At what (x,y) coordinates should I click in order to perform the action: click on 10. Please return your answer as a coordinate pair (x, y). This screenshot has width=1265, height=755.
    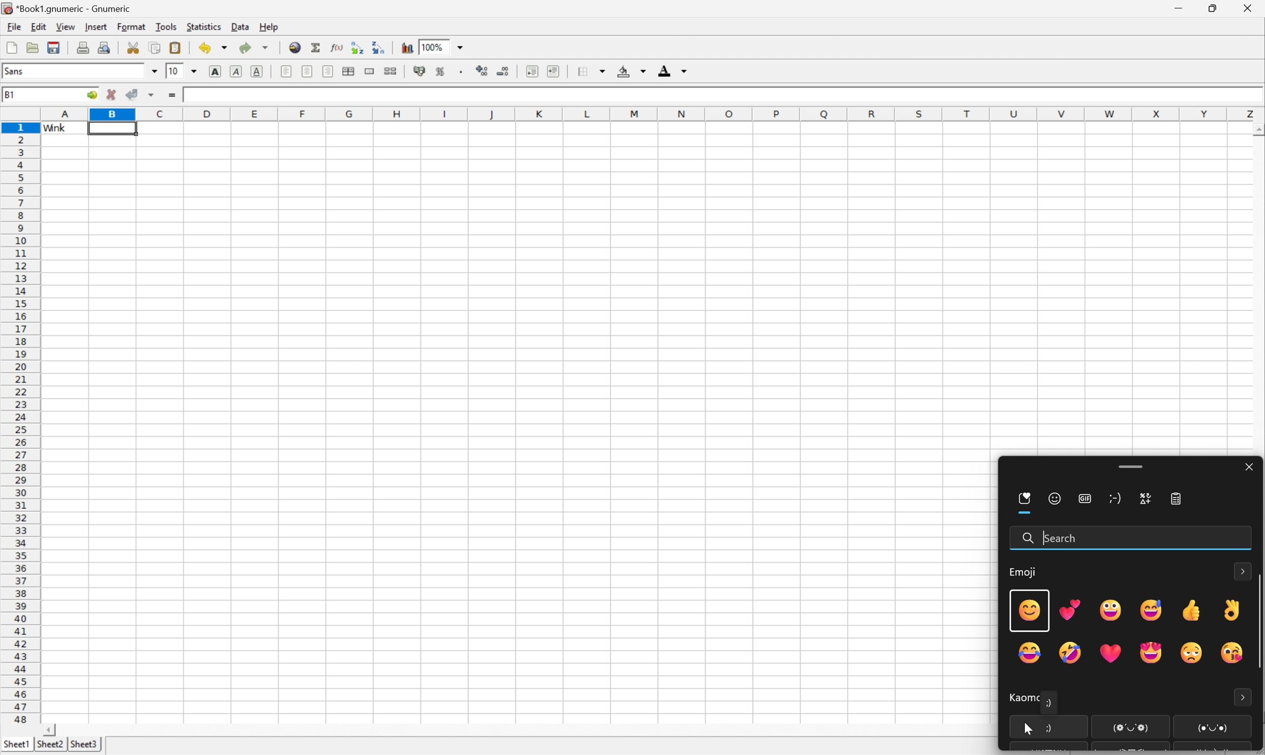
    Looking at the image, I should click on (175, 70).